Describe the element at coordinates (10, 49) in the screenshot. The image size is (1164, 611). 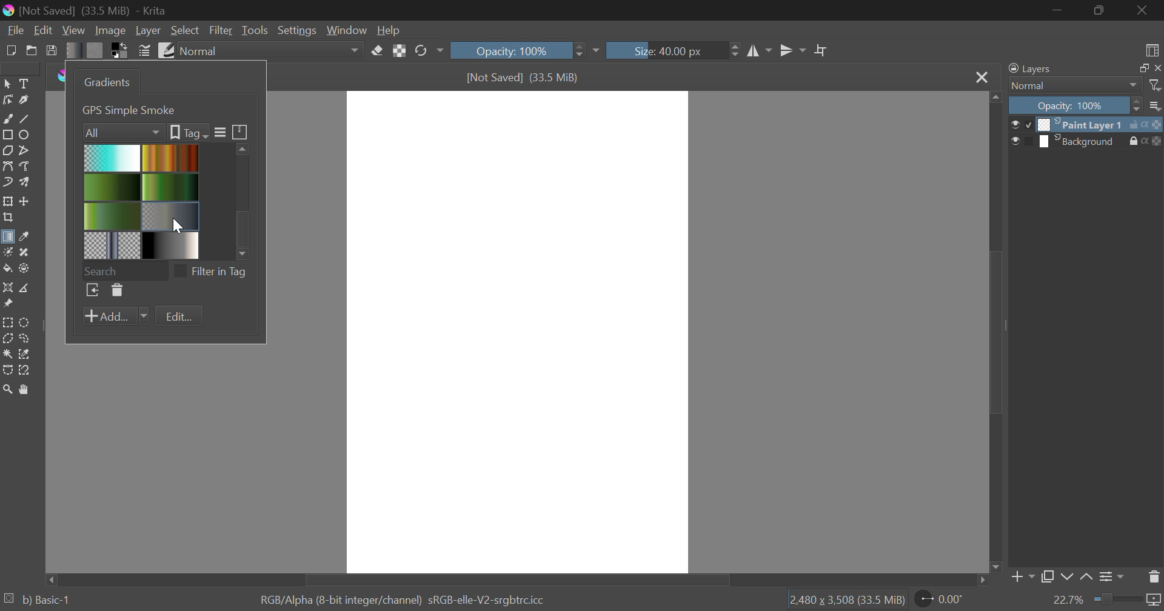
I see `New` at that location.